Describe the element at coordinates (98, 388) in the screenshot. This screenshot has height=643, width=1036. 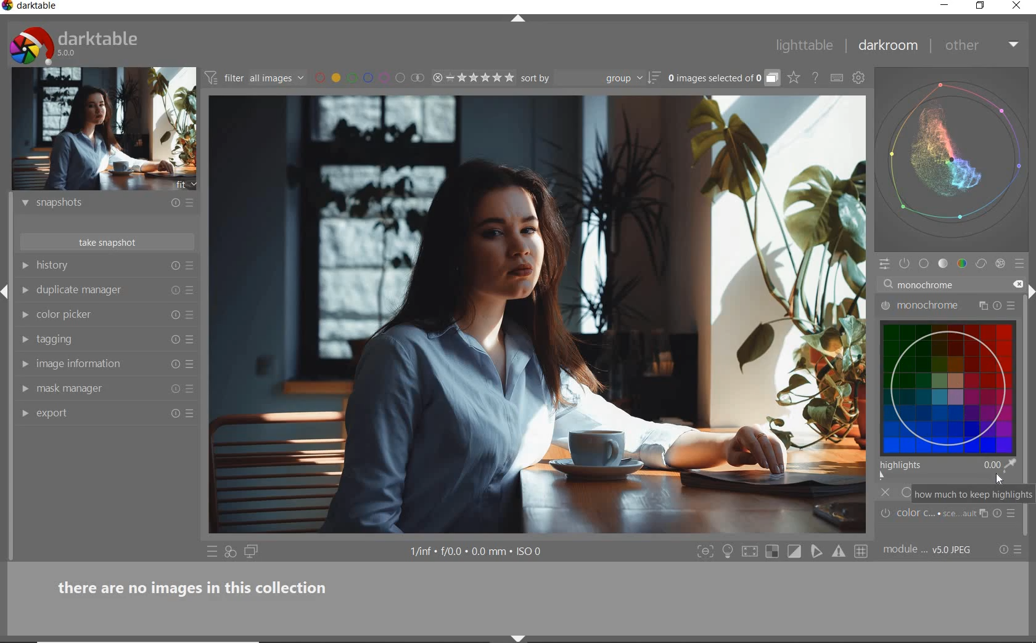
I see `mask manager` at that location.